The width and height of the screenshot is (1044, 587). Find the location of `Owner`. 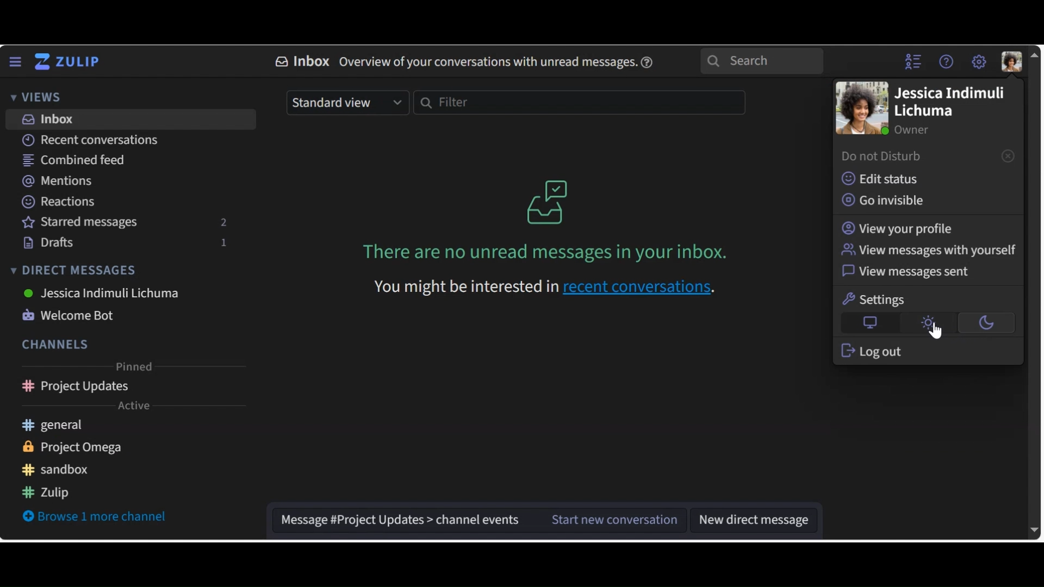

Owner is located at coordinates (912, 129).